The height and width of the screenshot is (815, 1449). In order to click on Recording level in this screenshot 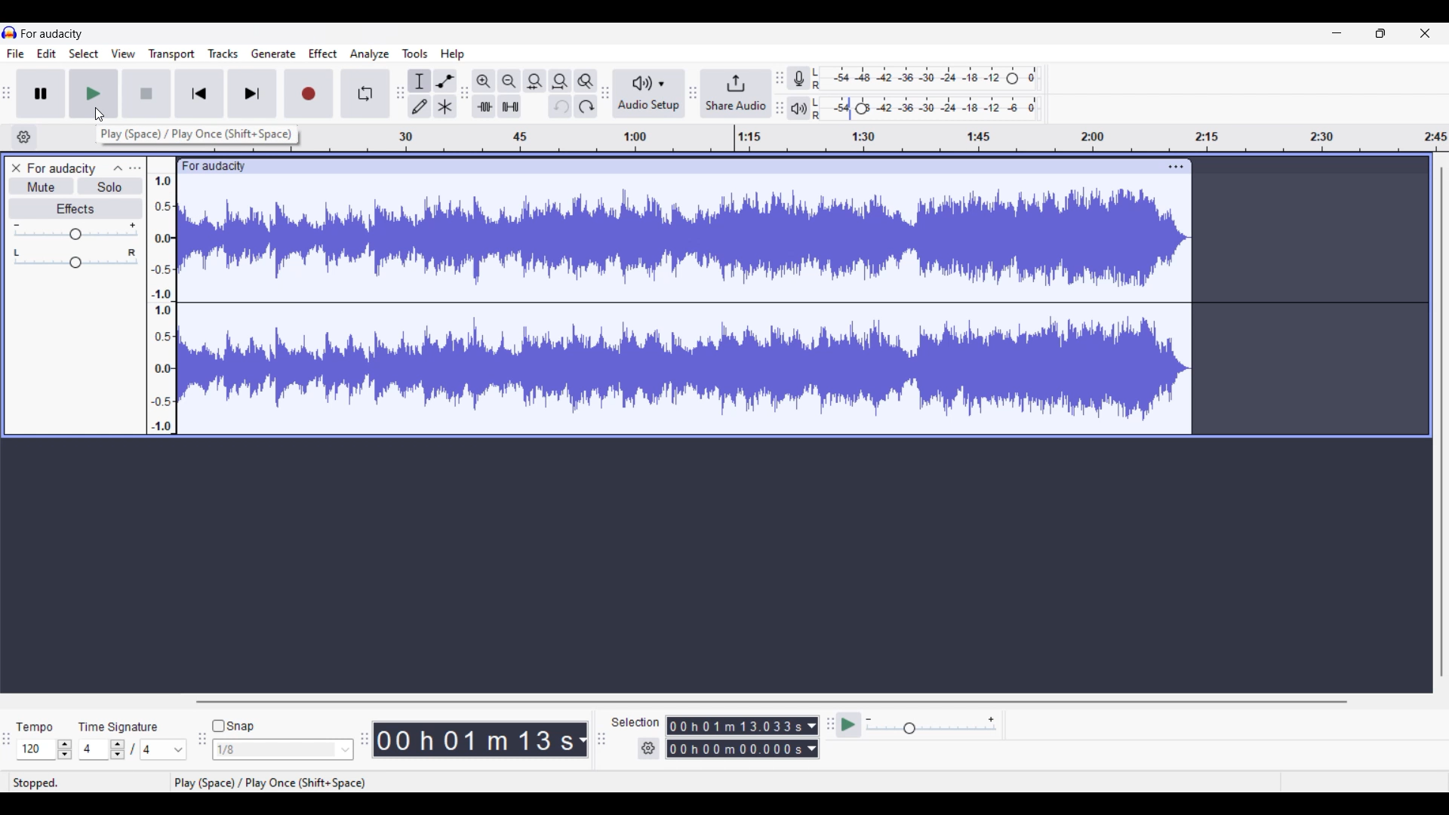, I will do `click(926, 78)`.